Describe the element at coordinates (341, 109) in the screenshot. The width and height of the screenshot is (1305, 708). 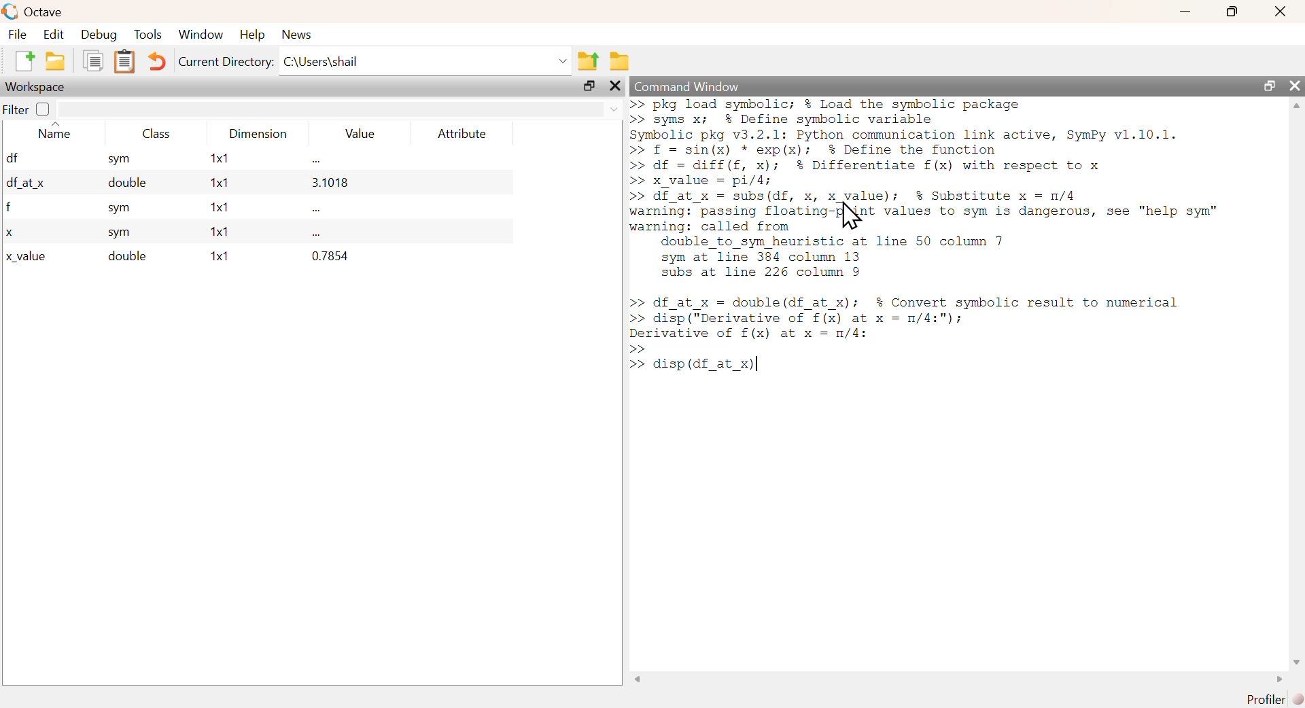
I see `search area` at that location.